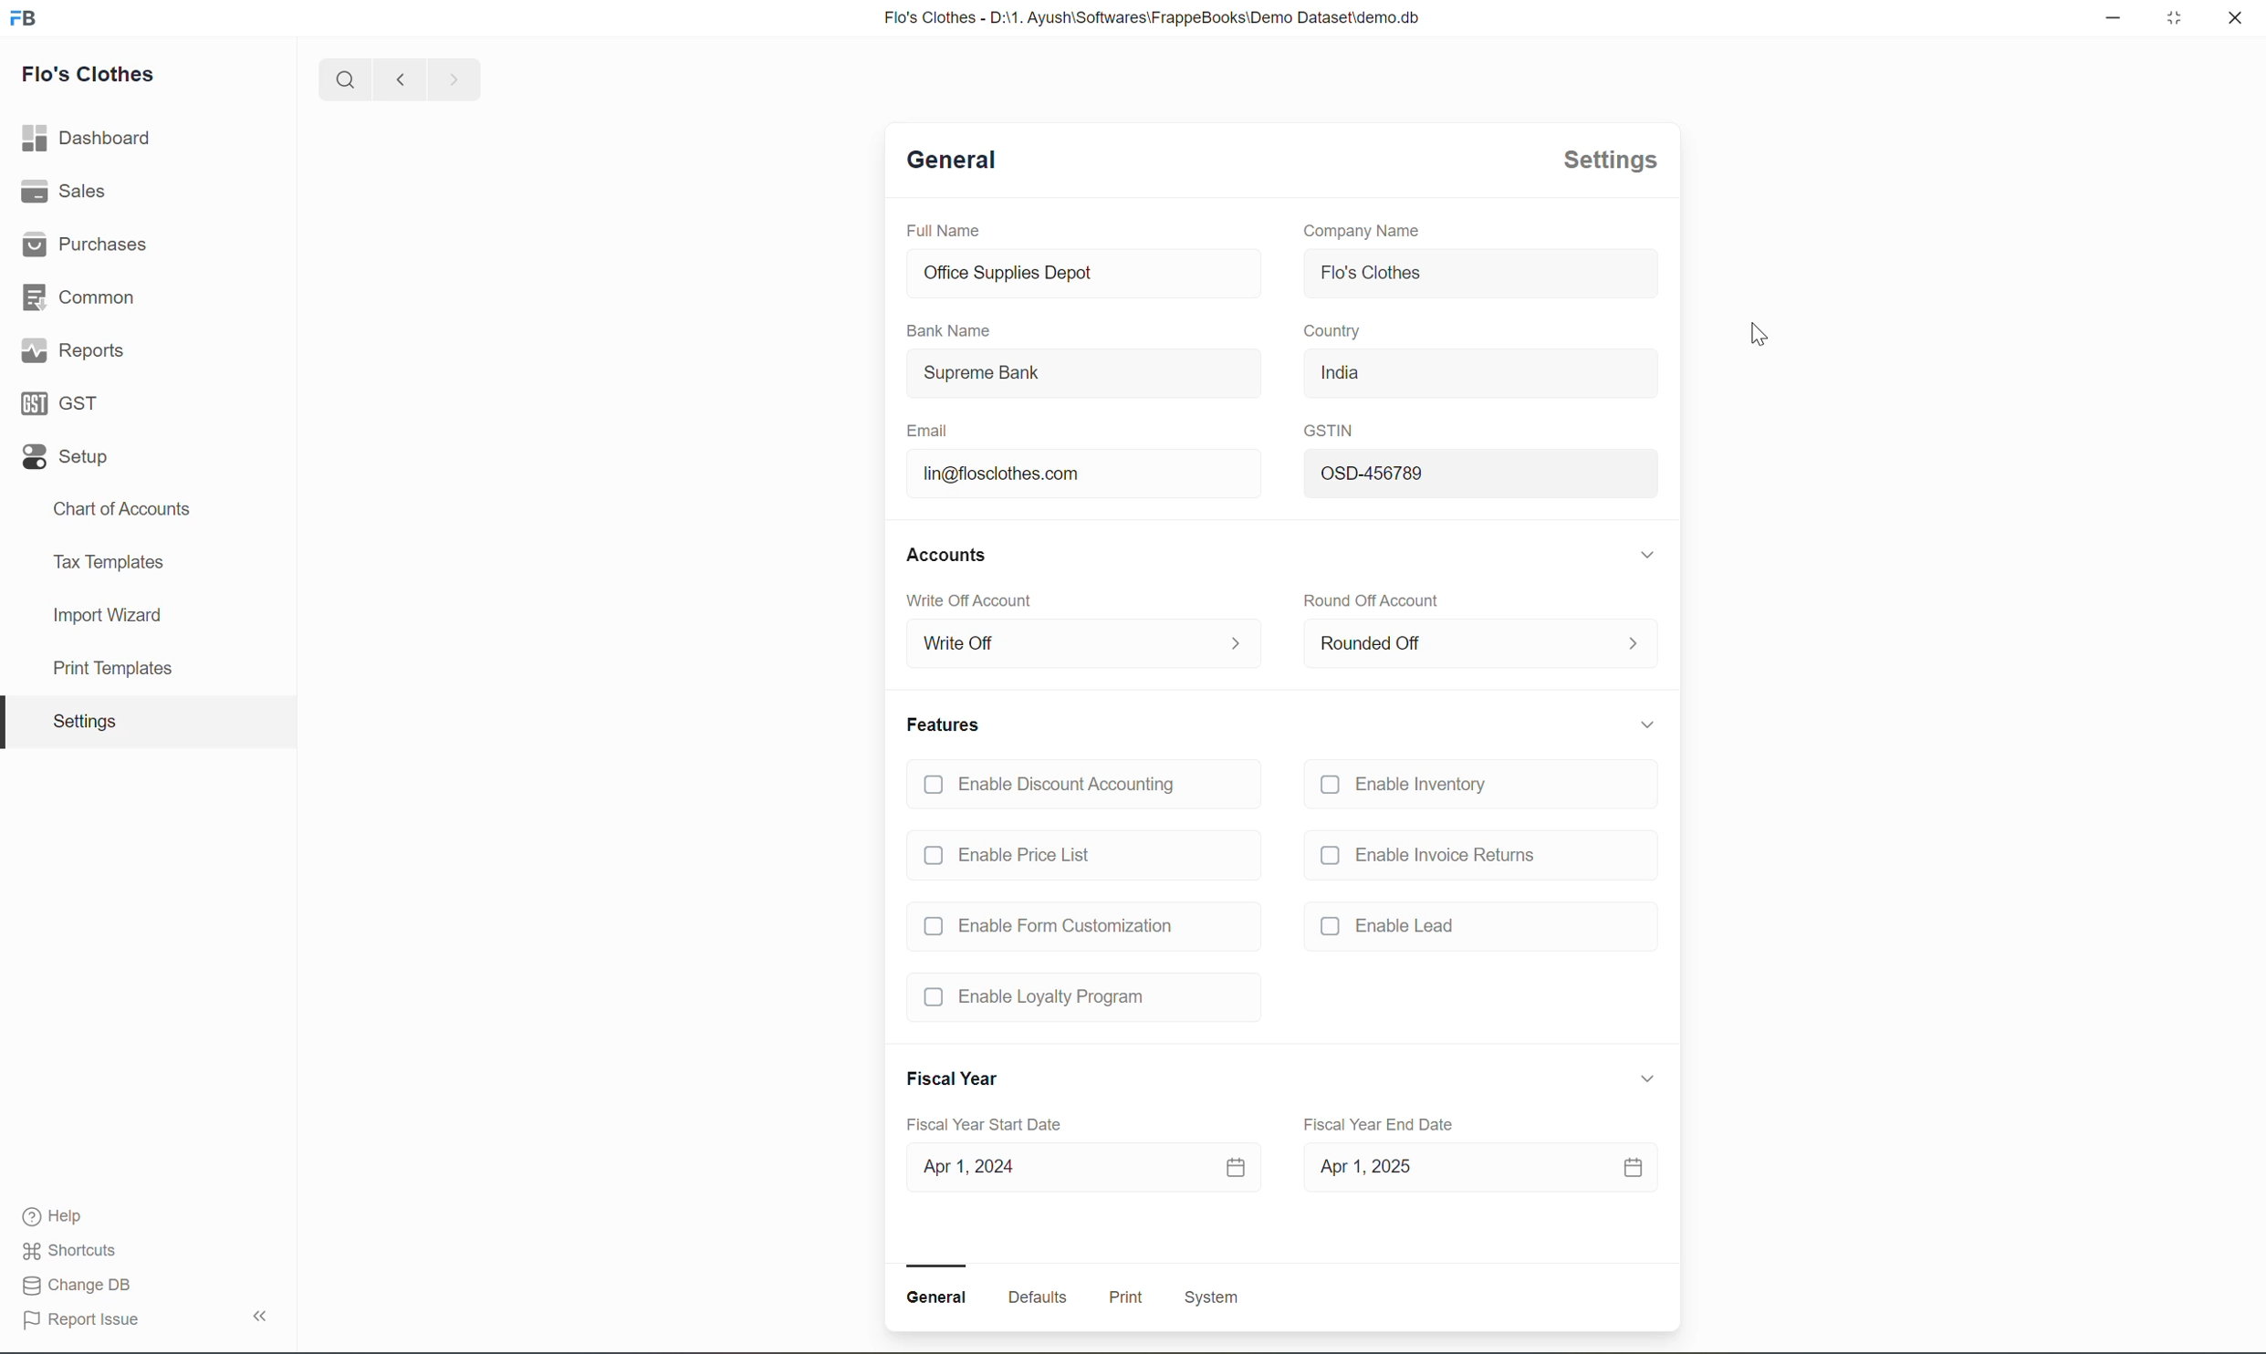 Image resolution: width=2266 pixels, height=1354 pixels. What do you see at coordinates (1609, 161) in the screenshot?
I see `Settings` at bounding box center [1609, 161].